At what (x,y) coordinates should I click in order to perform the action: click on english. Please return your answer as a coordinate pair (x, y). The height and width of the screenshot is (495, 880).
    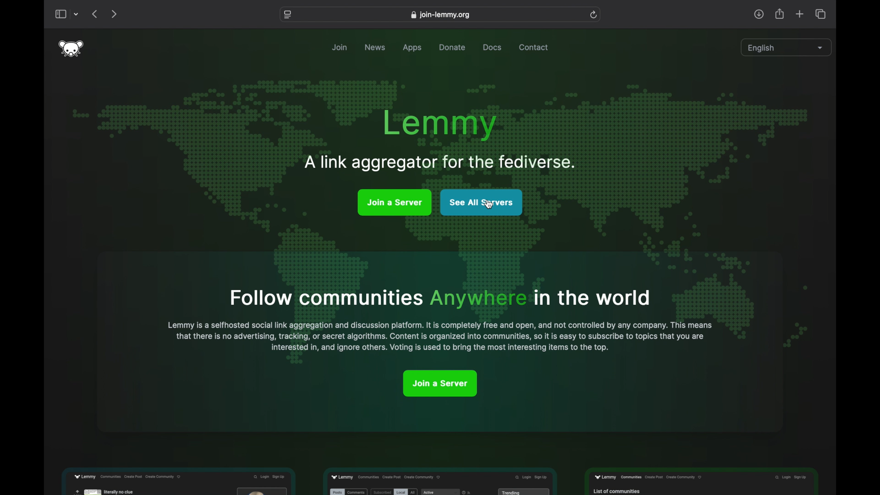
    Looking at the image, I should click on (786, 49).